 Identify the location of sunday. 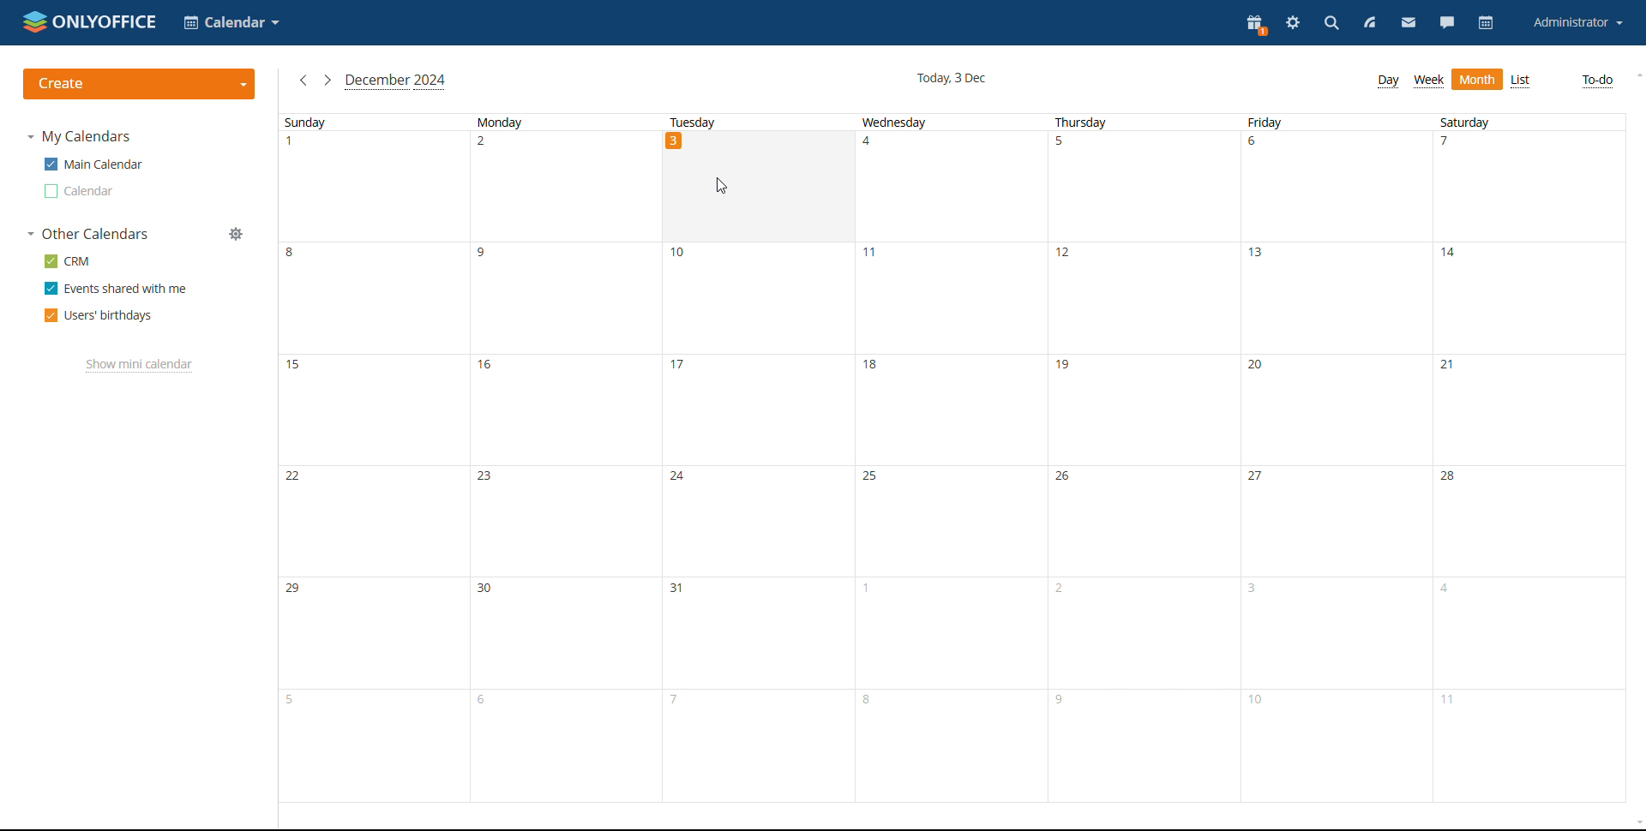
(370, 457).